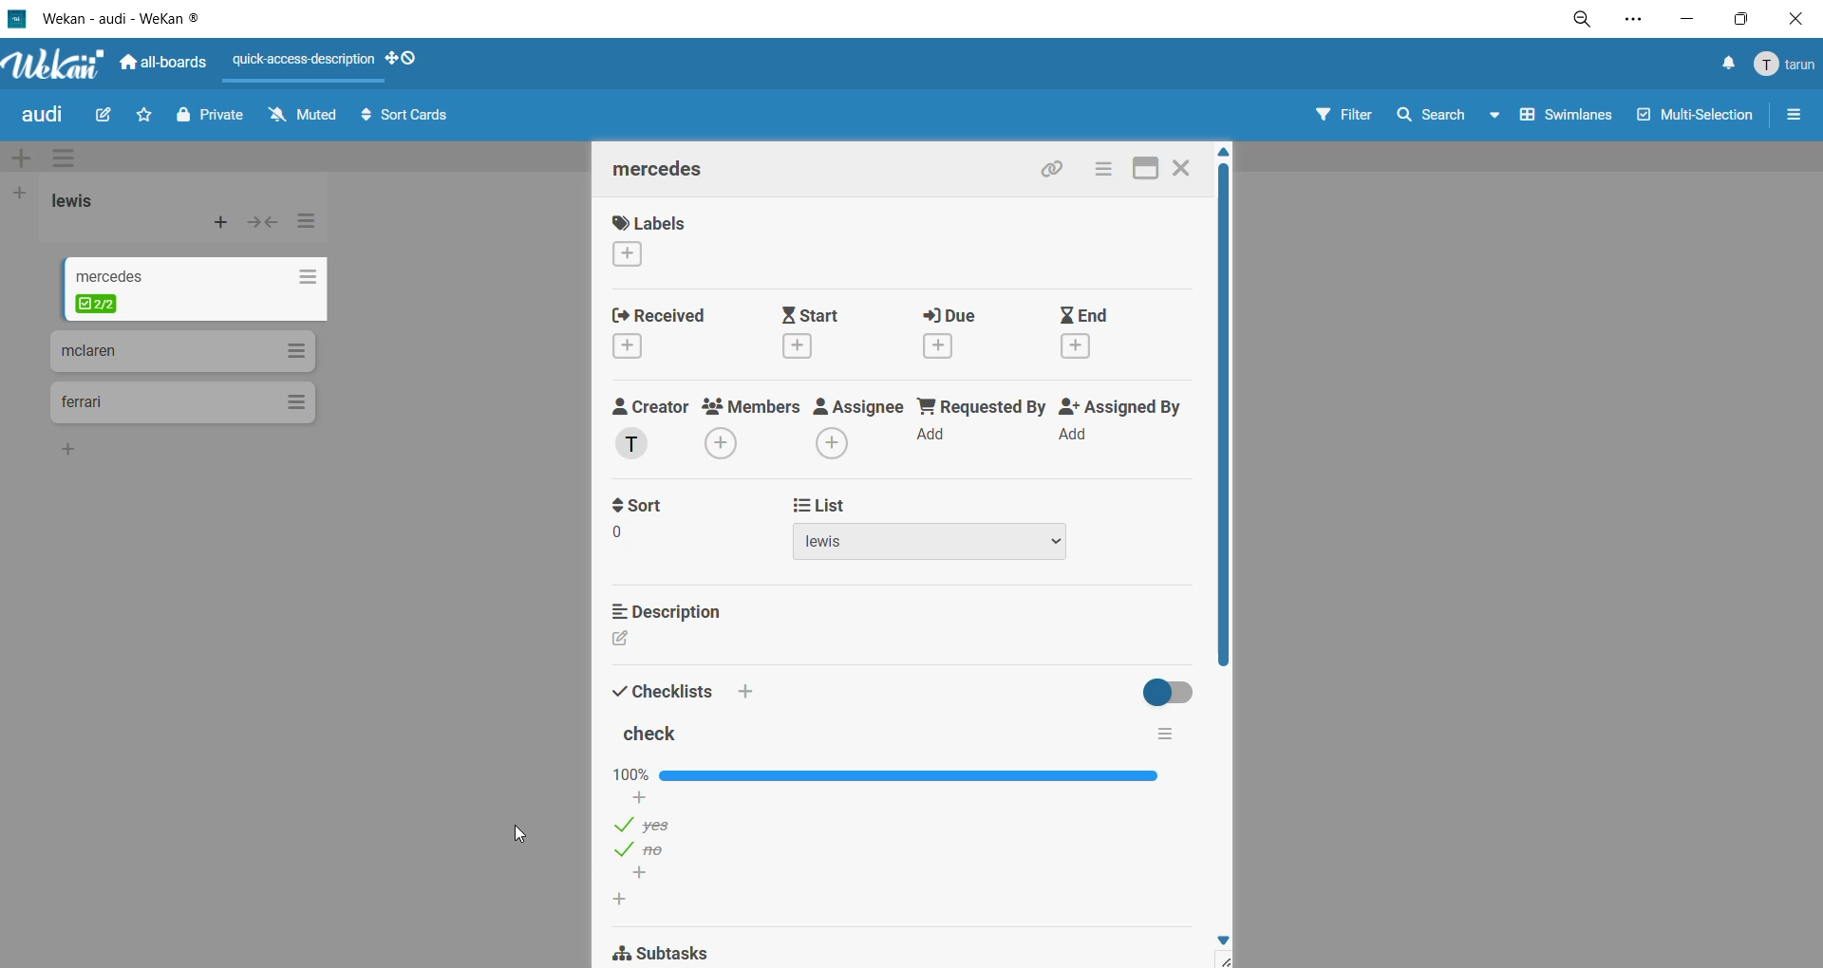 The height and width of the screenshot is (968, 1823). What do you see at coordinates (1795, 23) in the screenshot?
I see `close` at bounding box center [1795, 23].